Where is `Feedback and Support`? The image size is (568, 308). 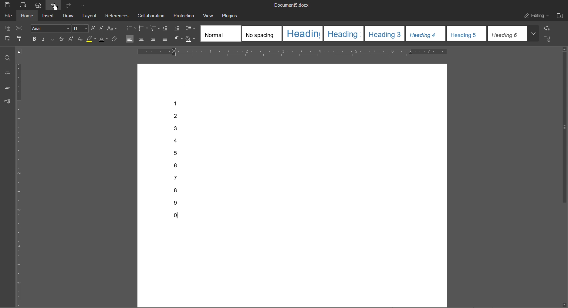 Feedback and Support is located at coordinates (7, 101).